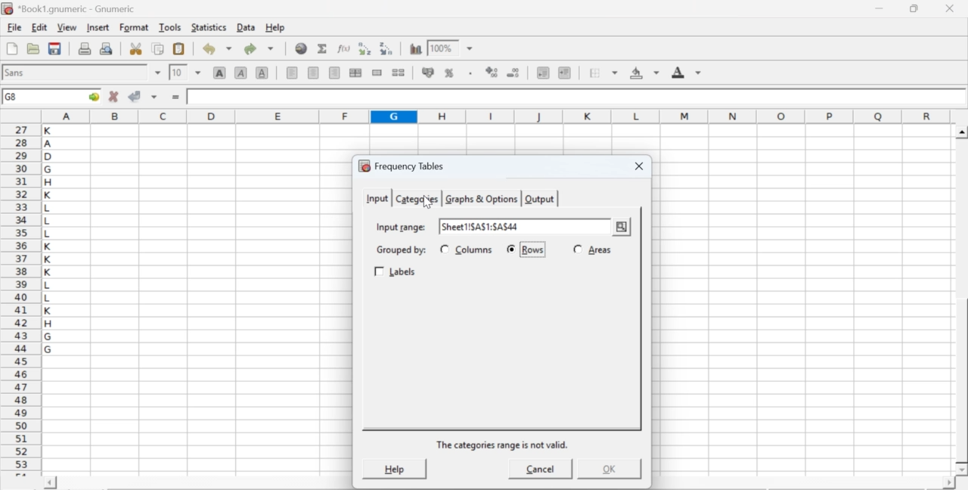  Describe the element at coordinates (85, 48) in the screenshot. I see `print` at that location.